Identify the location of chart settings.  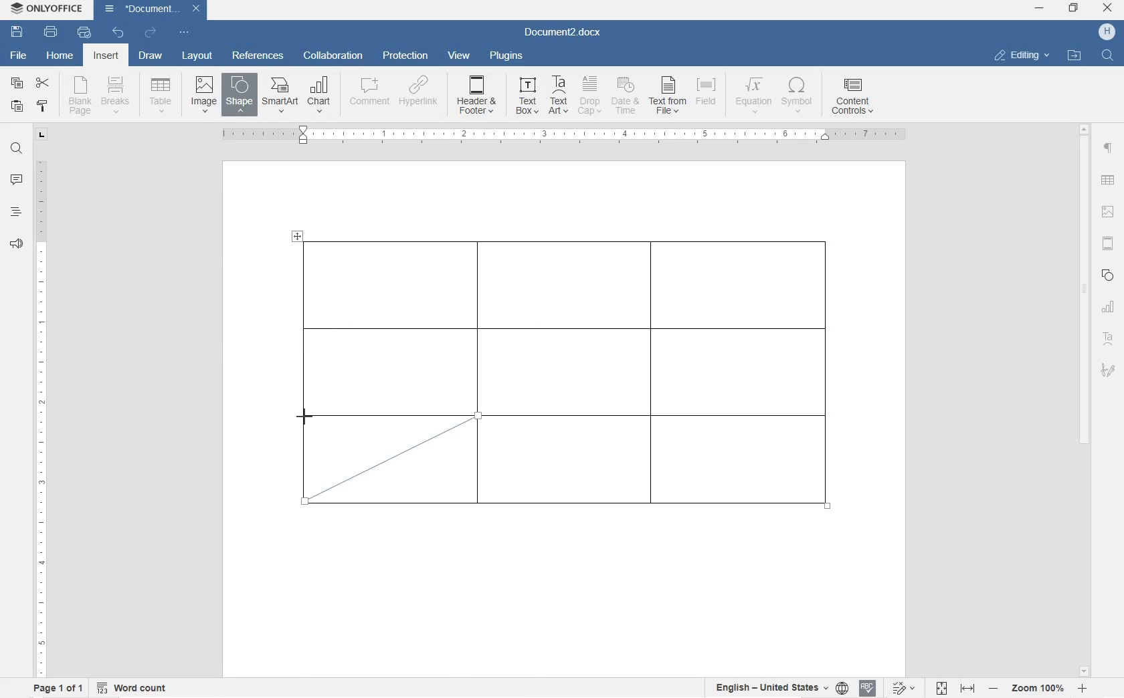
(1111, 307).